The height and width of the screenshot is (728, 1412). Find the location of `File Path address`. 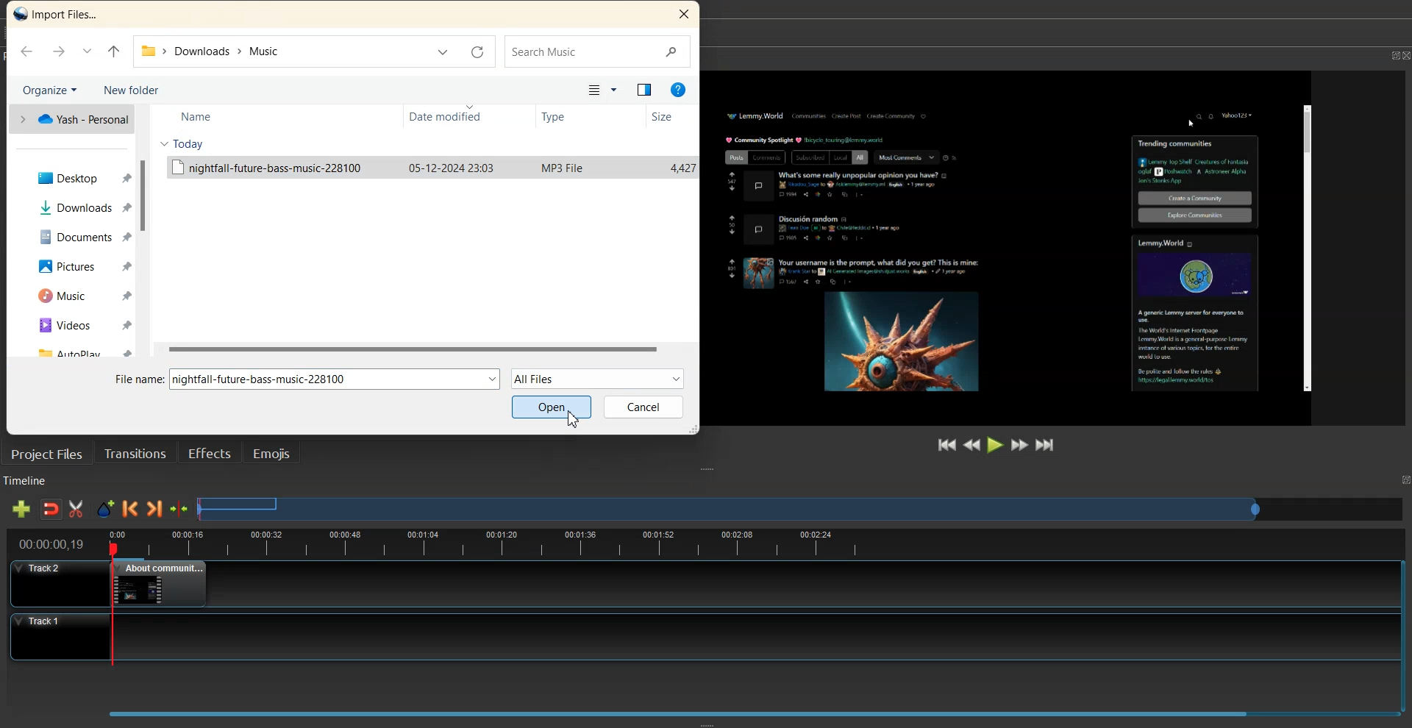

File Path address is located at coordinates (216, 51).